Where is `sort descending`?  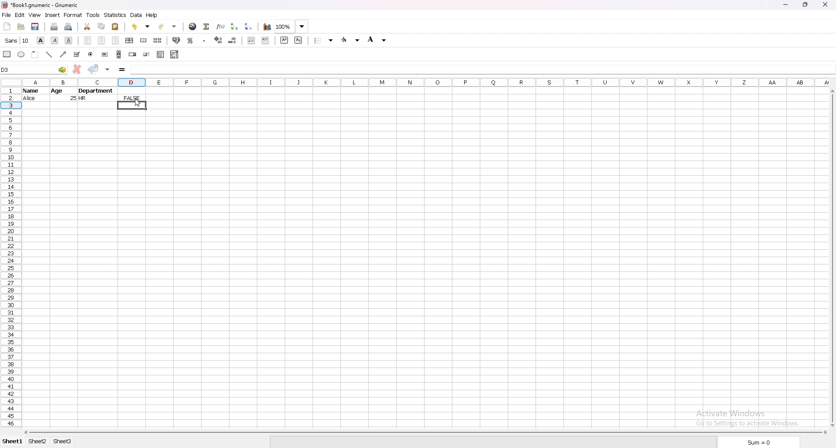 sort descending is located at coordinates (249, 26).